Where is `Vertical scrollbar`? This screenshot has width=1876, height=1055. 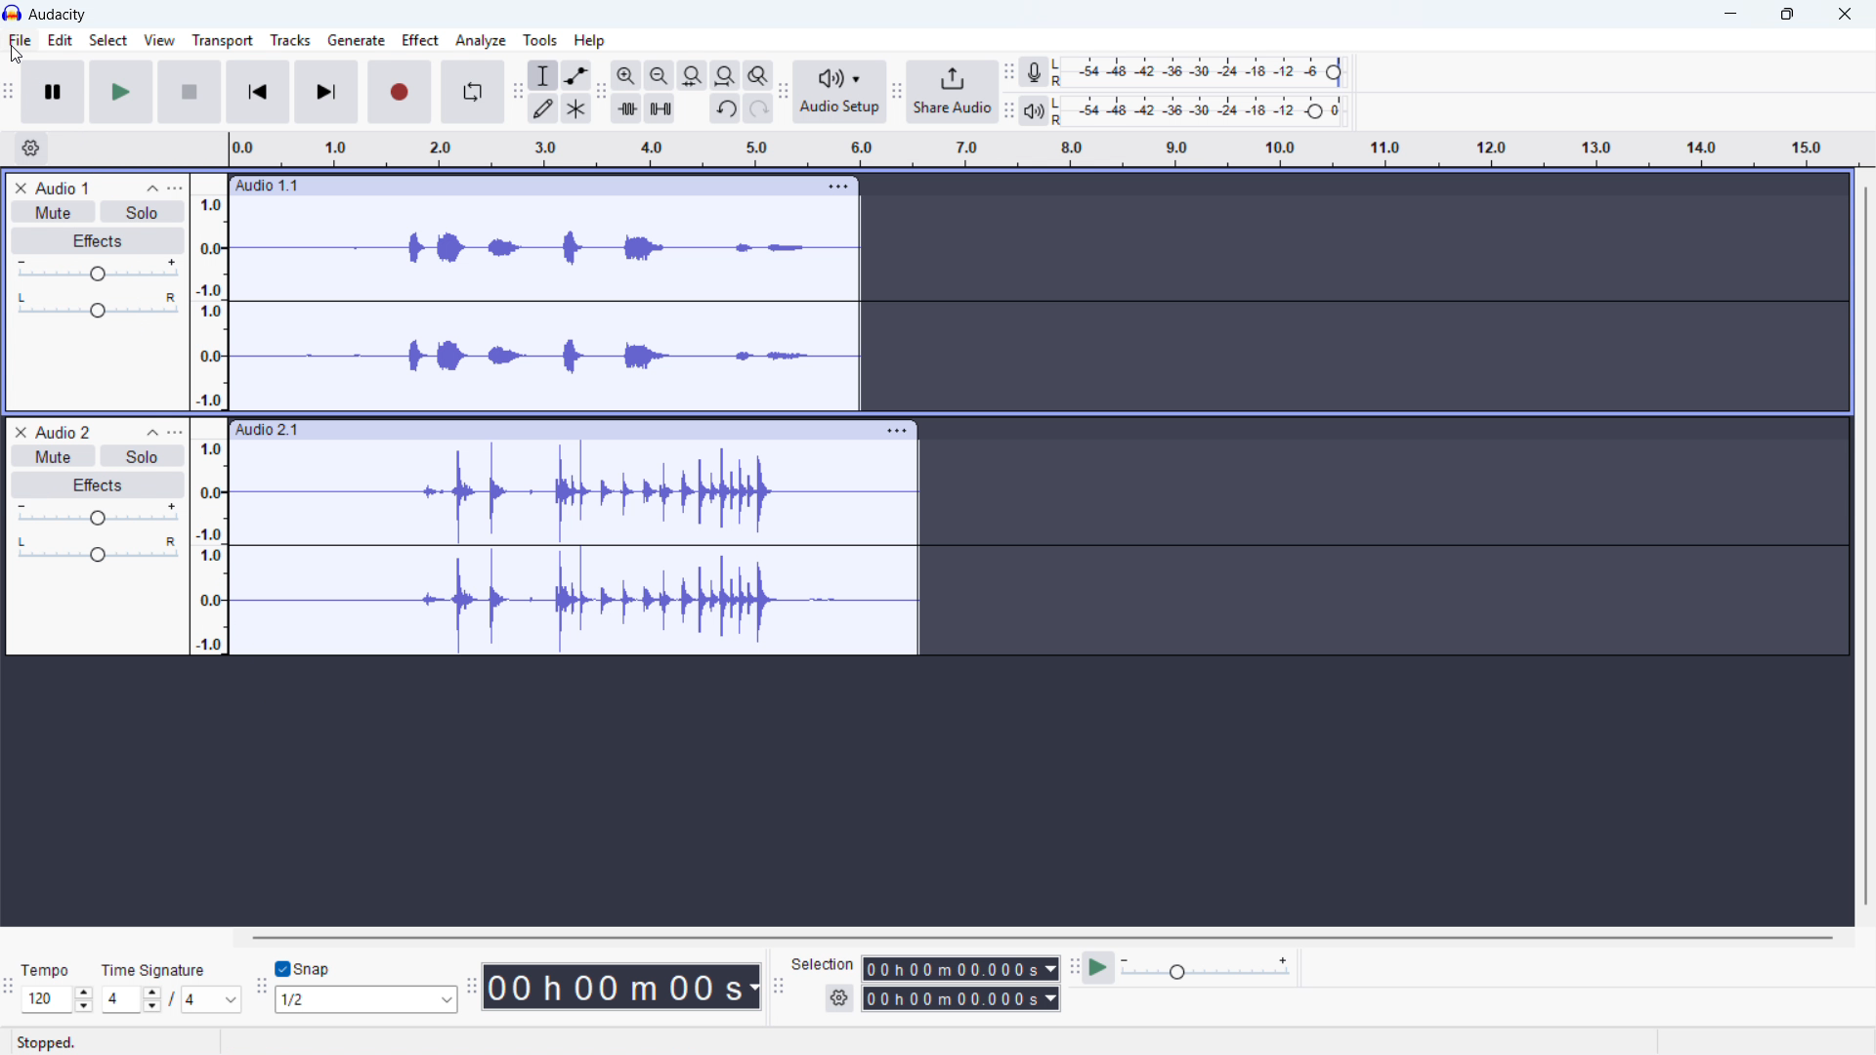 Vertical scrollbar is located at coordinates (1866, 546).